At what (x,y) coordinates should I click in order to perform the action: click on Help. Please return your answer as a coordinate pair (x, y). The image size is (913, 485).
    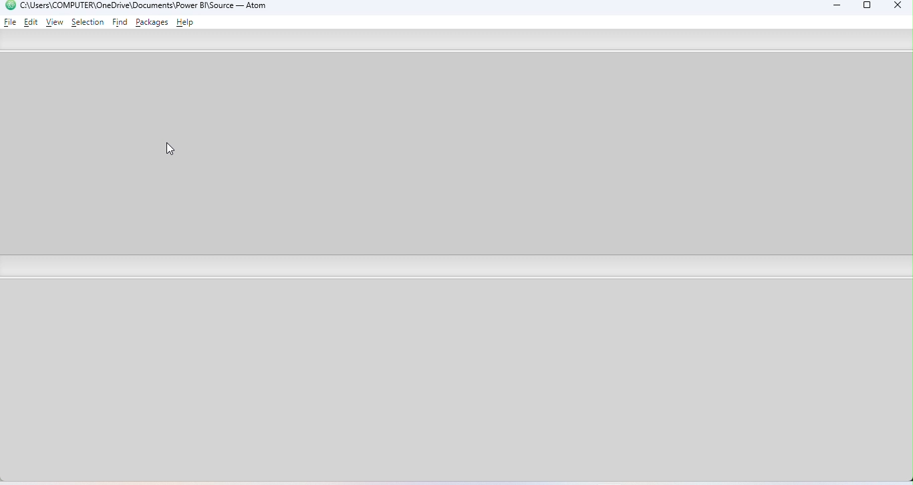
    Looking at the image, I should click on (187, 23).